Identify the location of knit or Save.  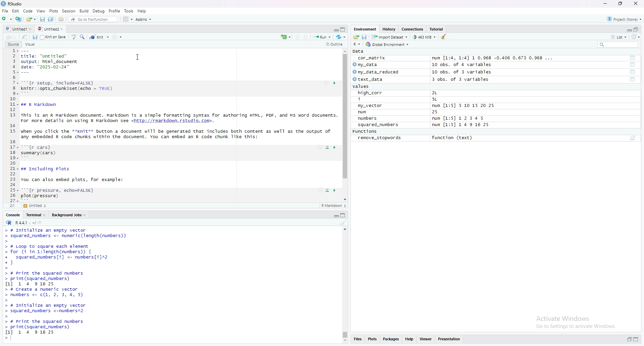
(59, 37).